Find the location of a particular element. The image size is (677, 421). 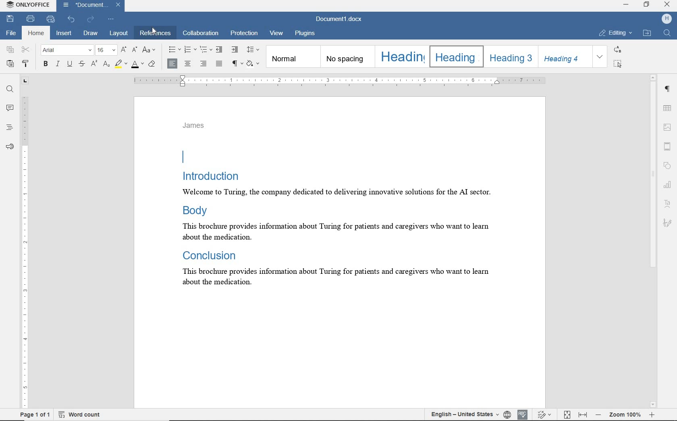

text art is located at coordinates (667, 202).